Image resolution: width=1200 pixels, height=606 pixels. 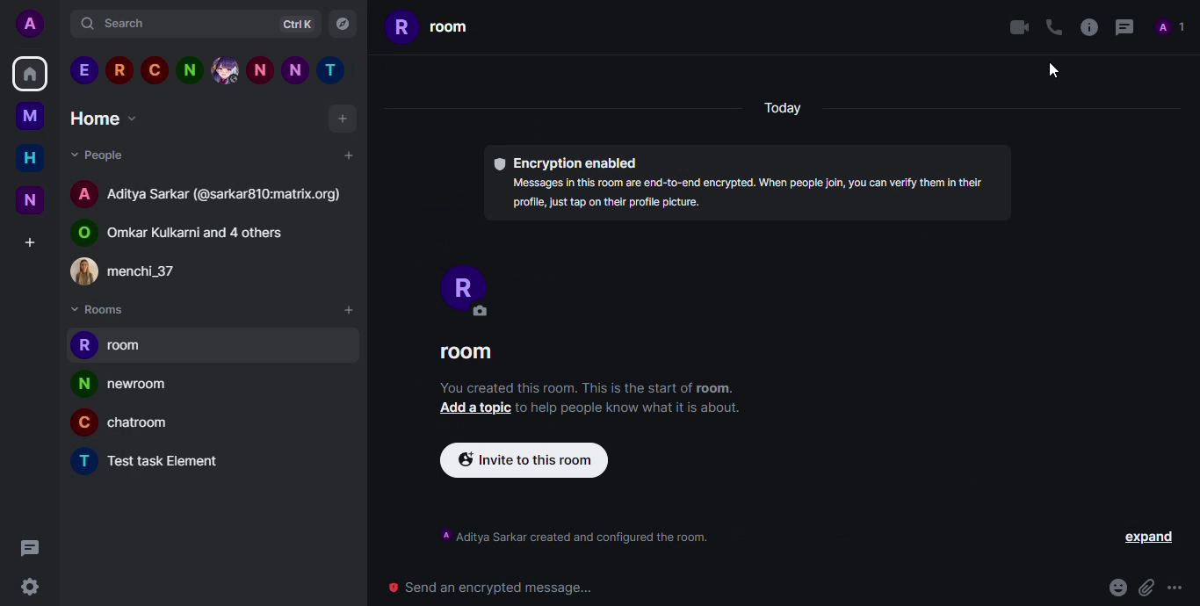 I want to click on edit, so click(x=478, y=312).